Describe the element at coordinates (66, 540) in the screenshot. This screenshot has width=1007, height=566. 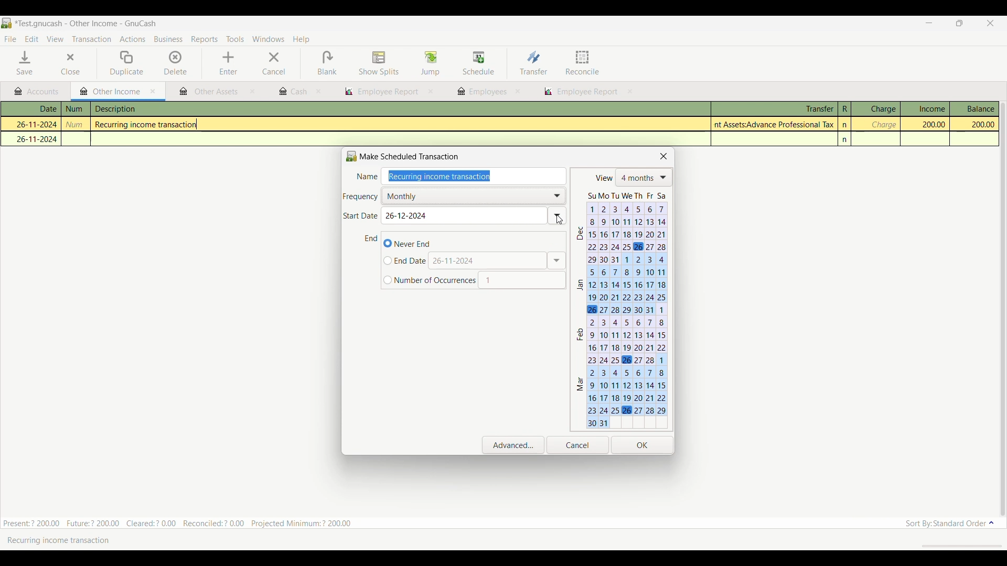
I see `Recurring income transaction` at that location.